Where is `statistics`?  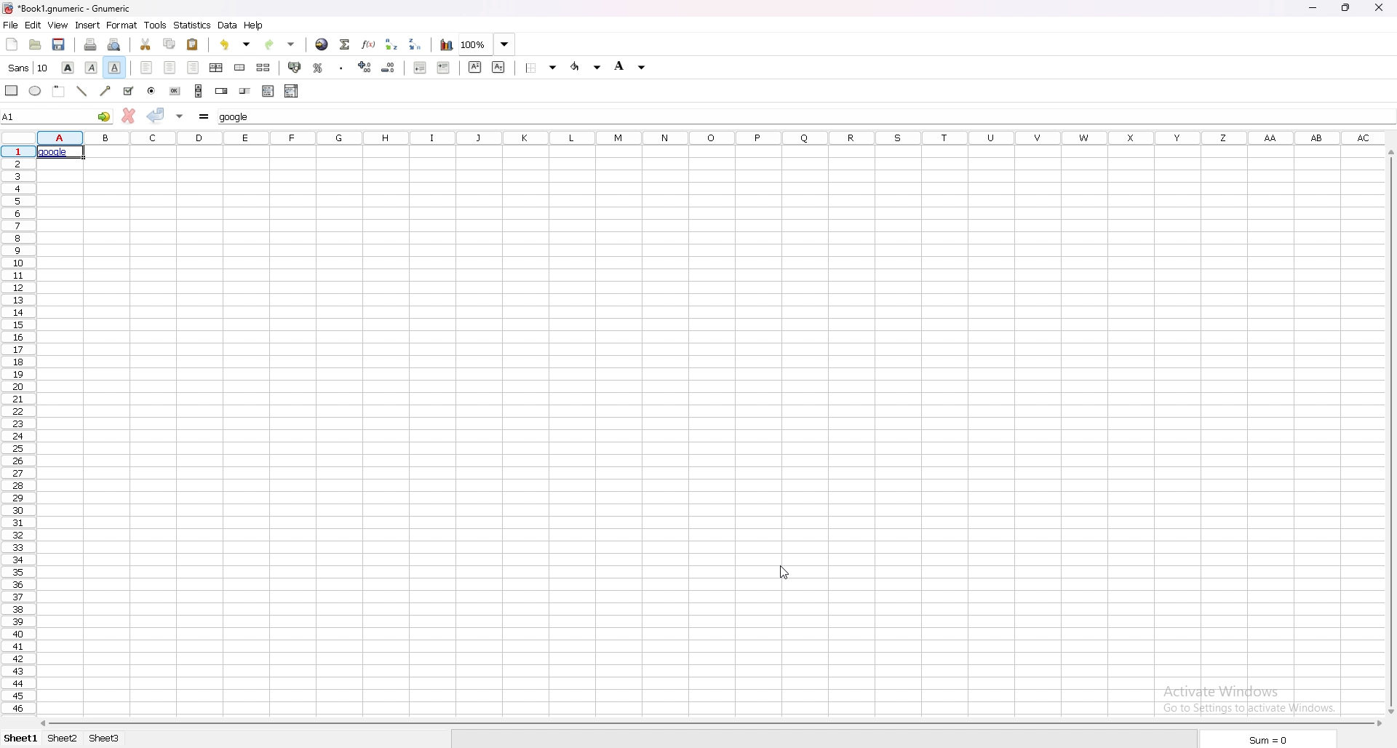
statistics is located at coordinates (193, 25).